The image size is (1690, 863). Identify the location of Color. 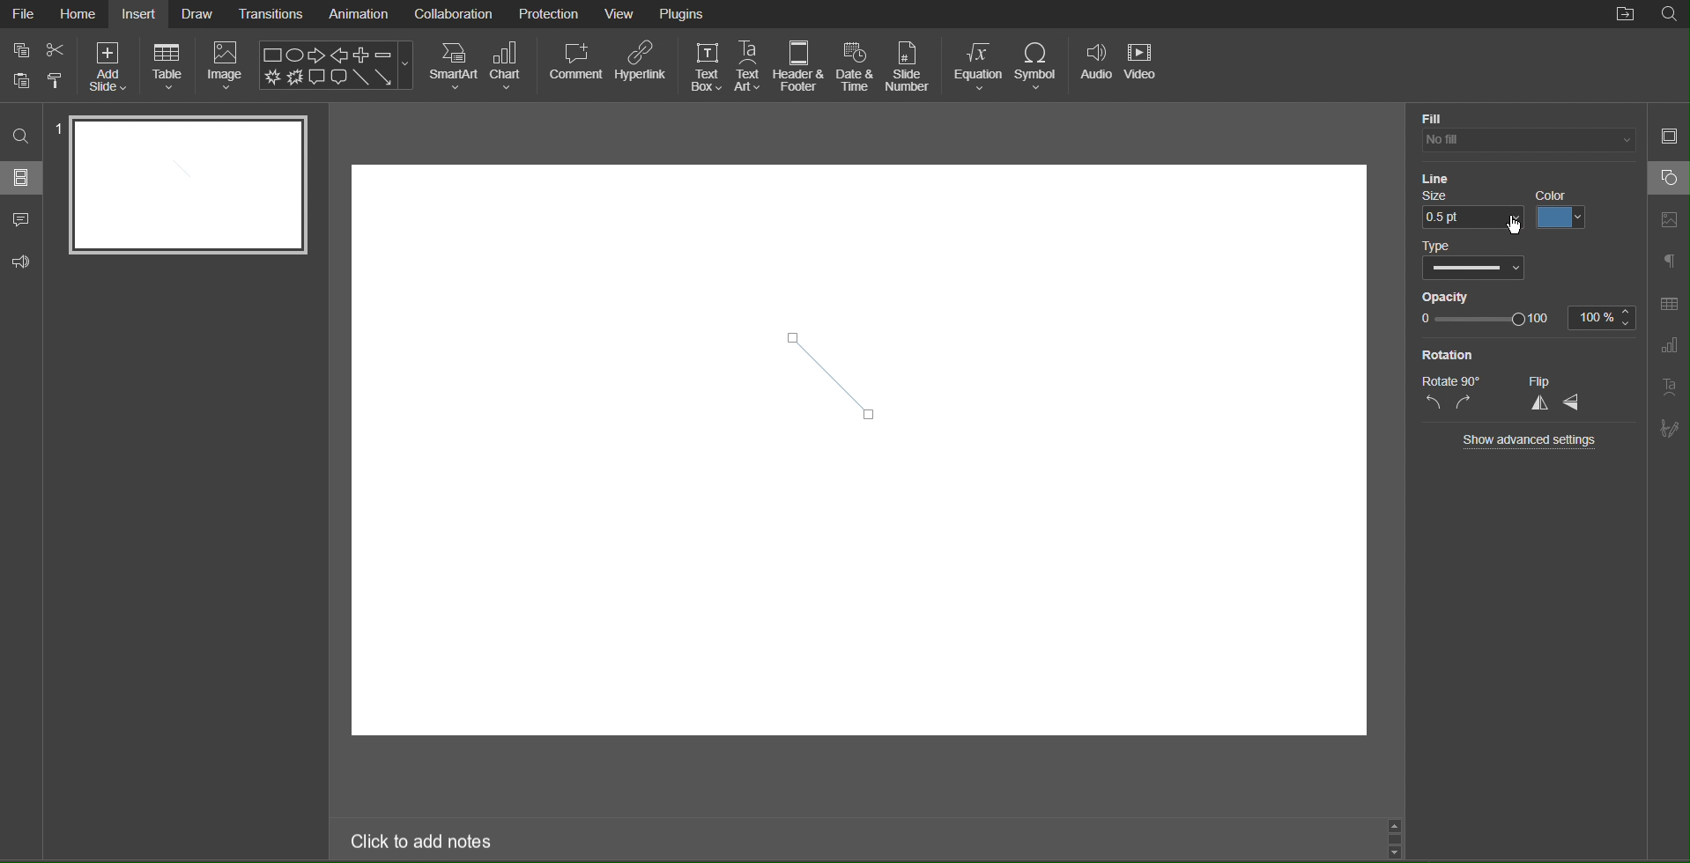
(1565, 209).